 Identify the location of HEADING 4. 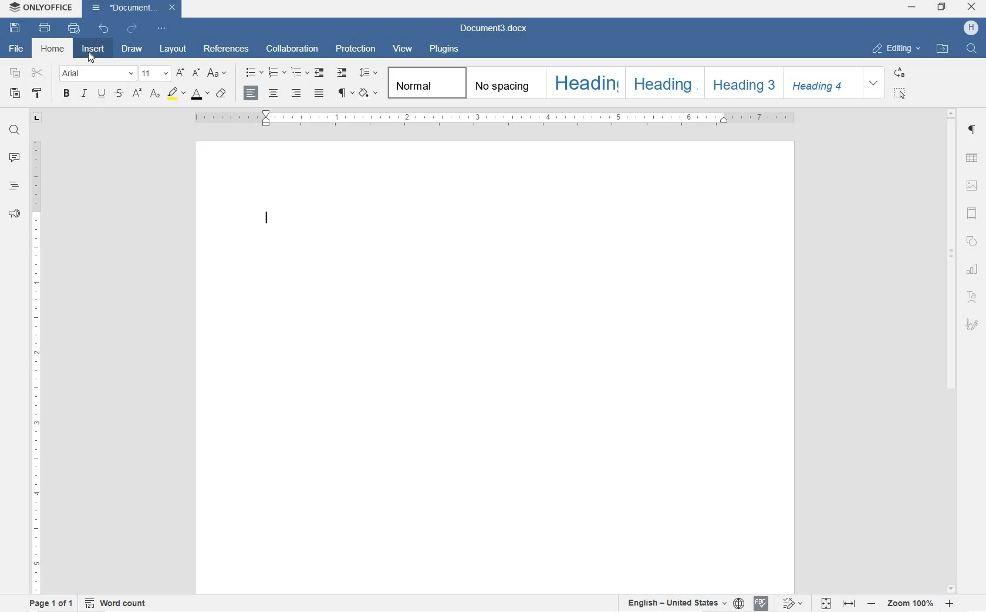
(821, 83).